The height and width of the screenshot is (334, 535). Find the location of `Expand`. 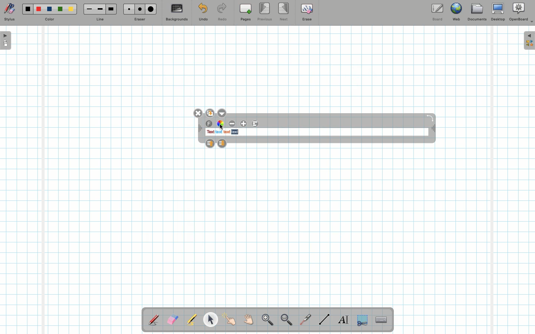

Expand is located at coordinates (529, 40).